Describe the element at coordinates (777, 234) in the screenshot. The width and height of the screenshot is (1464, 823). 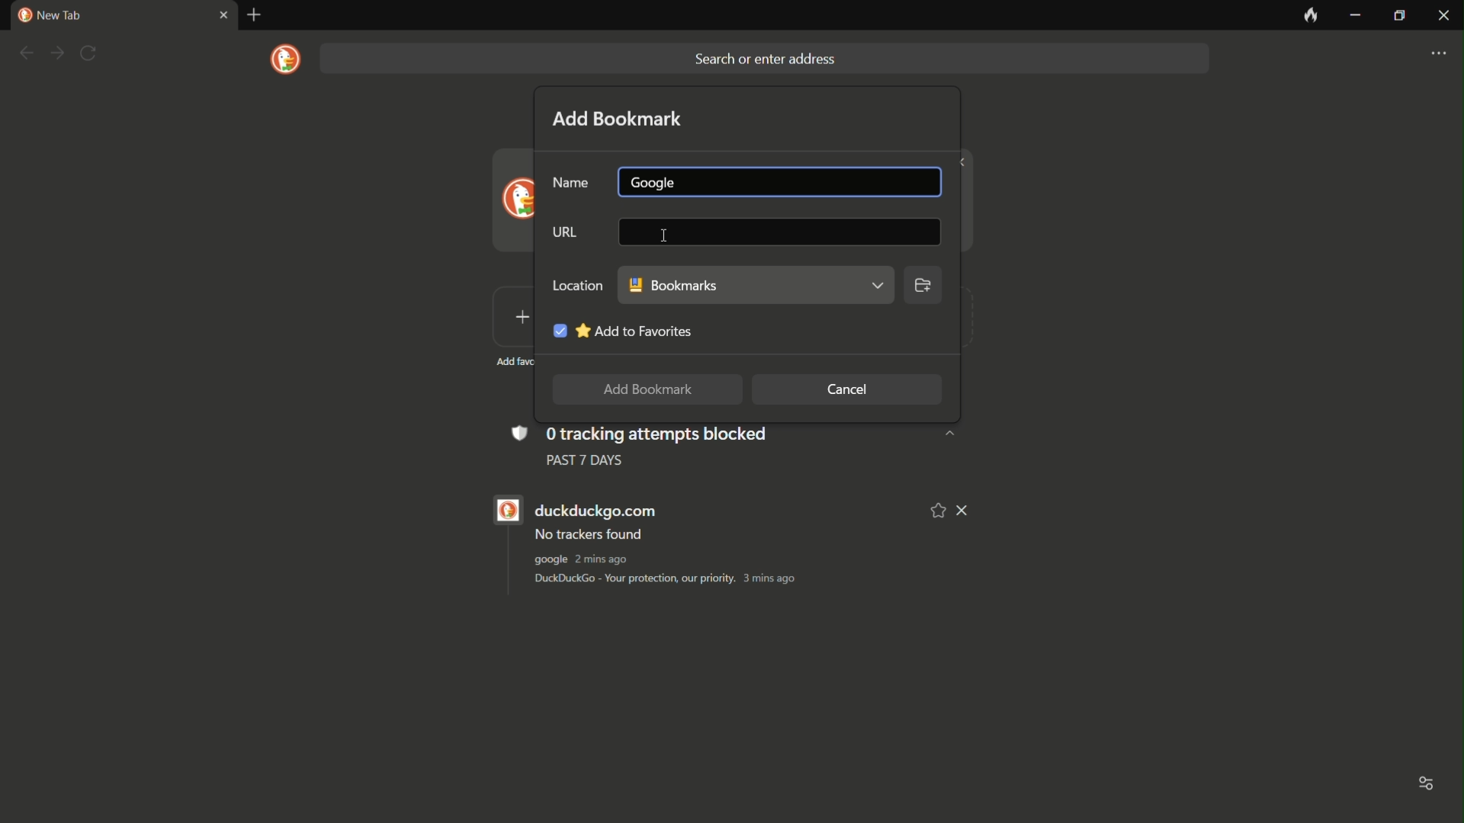
I see `url bar` at that location.